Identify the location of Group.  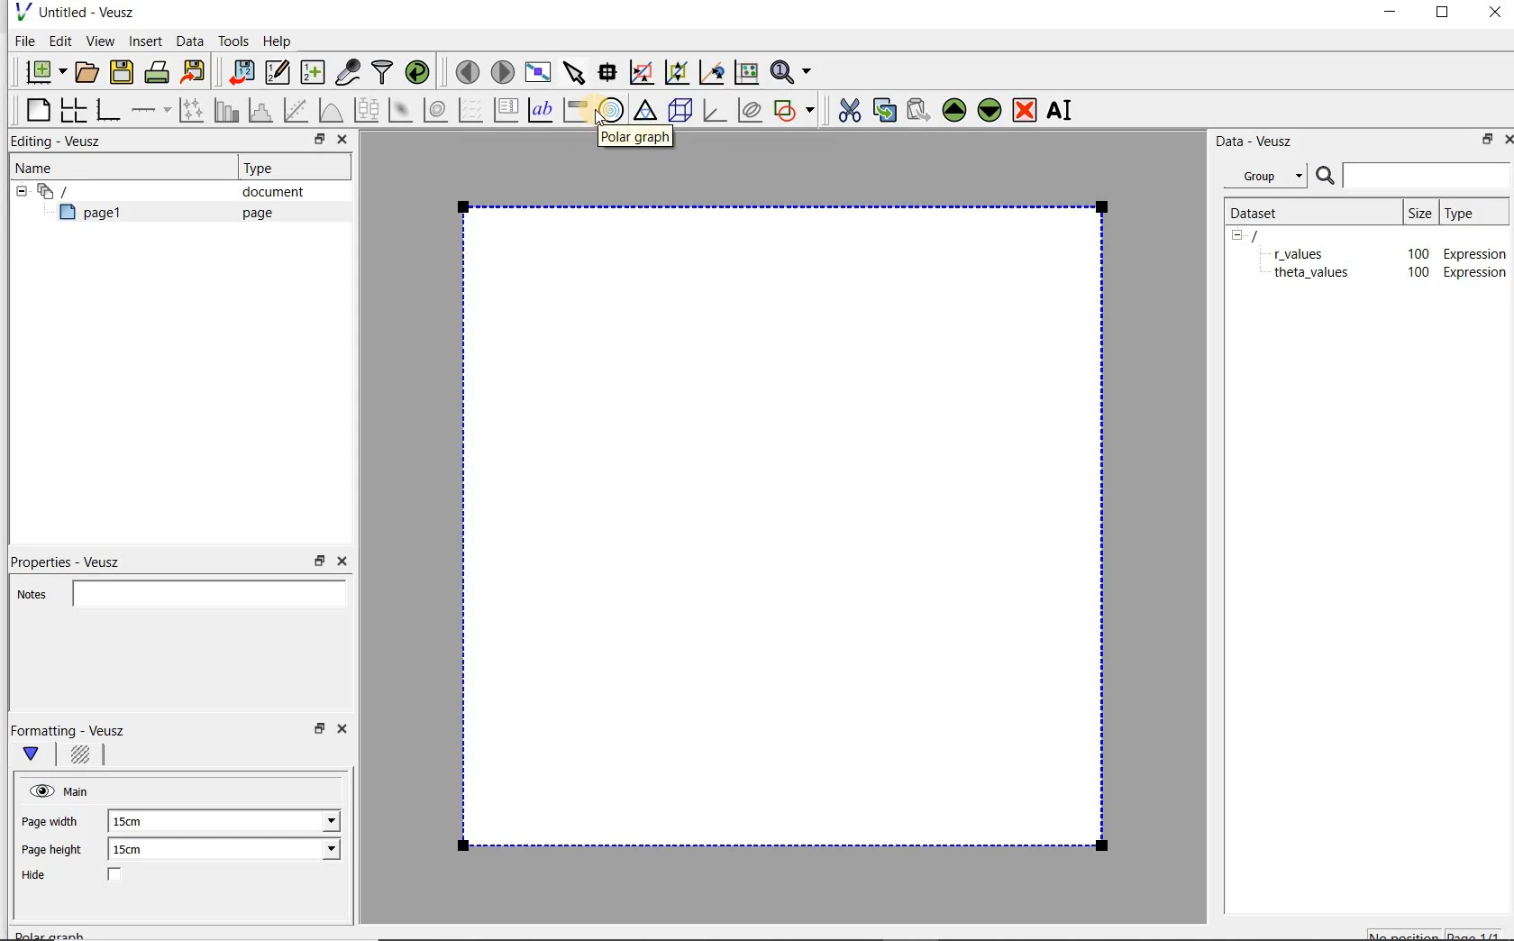
(1271, 178).